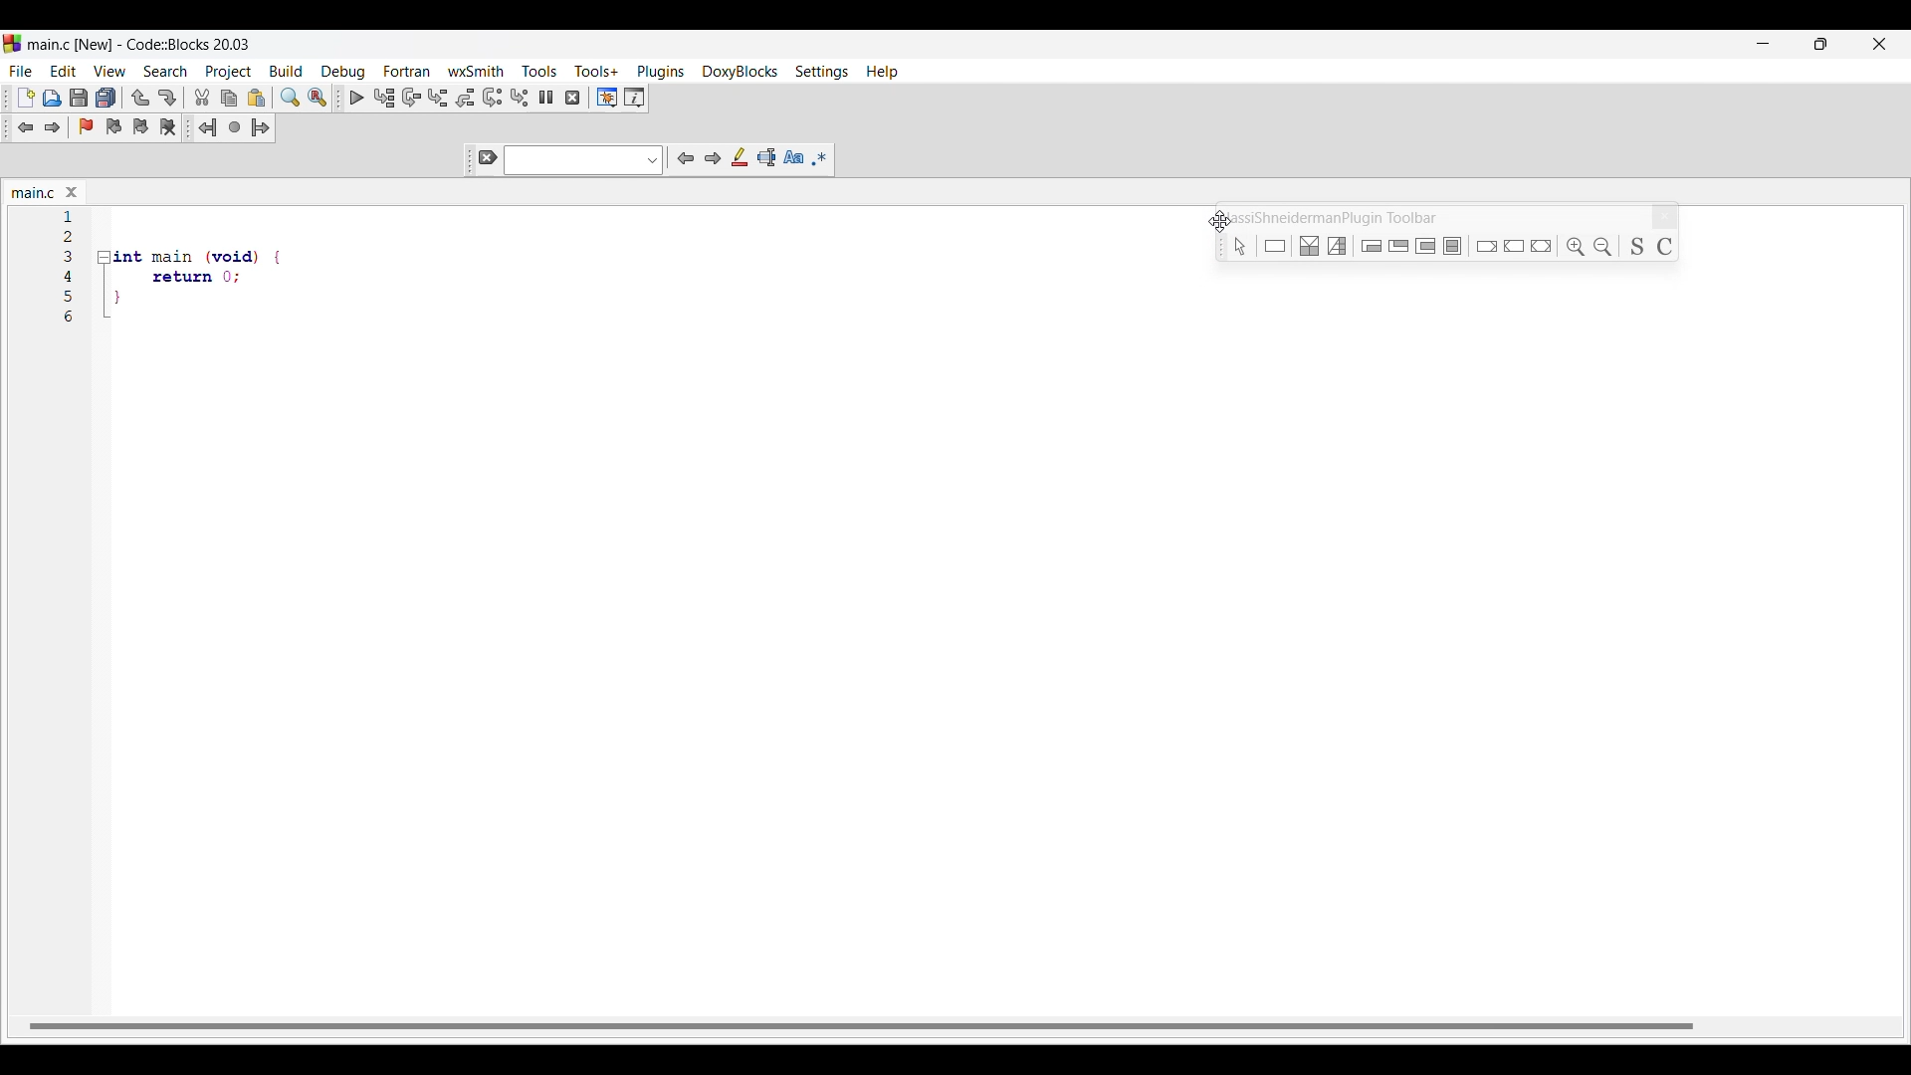 This screenshot has height=1075, width=1911. I want to click on Current tab, so click(34, 193).